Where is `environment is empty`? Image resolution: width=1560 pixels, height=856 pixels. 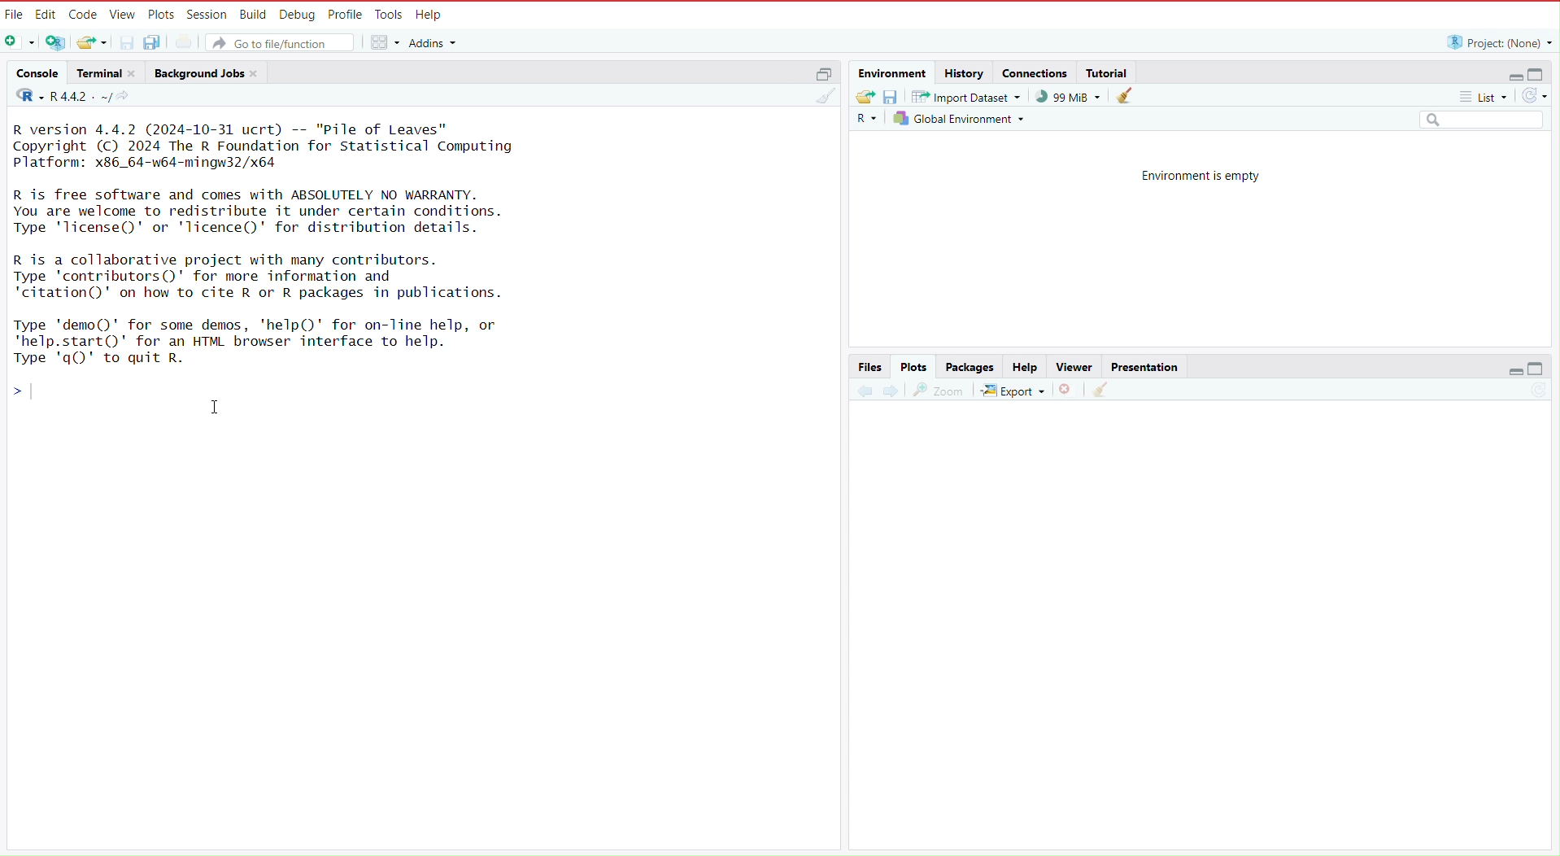
environment is empty is located at coordinates (1192, 174).